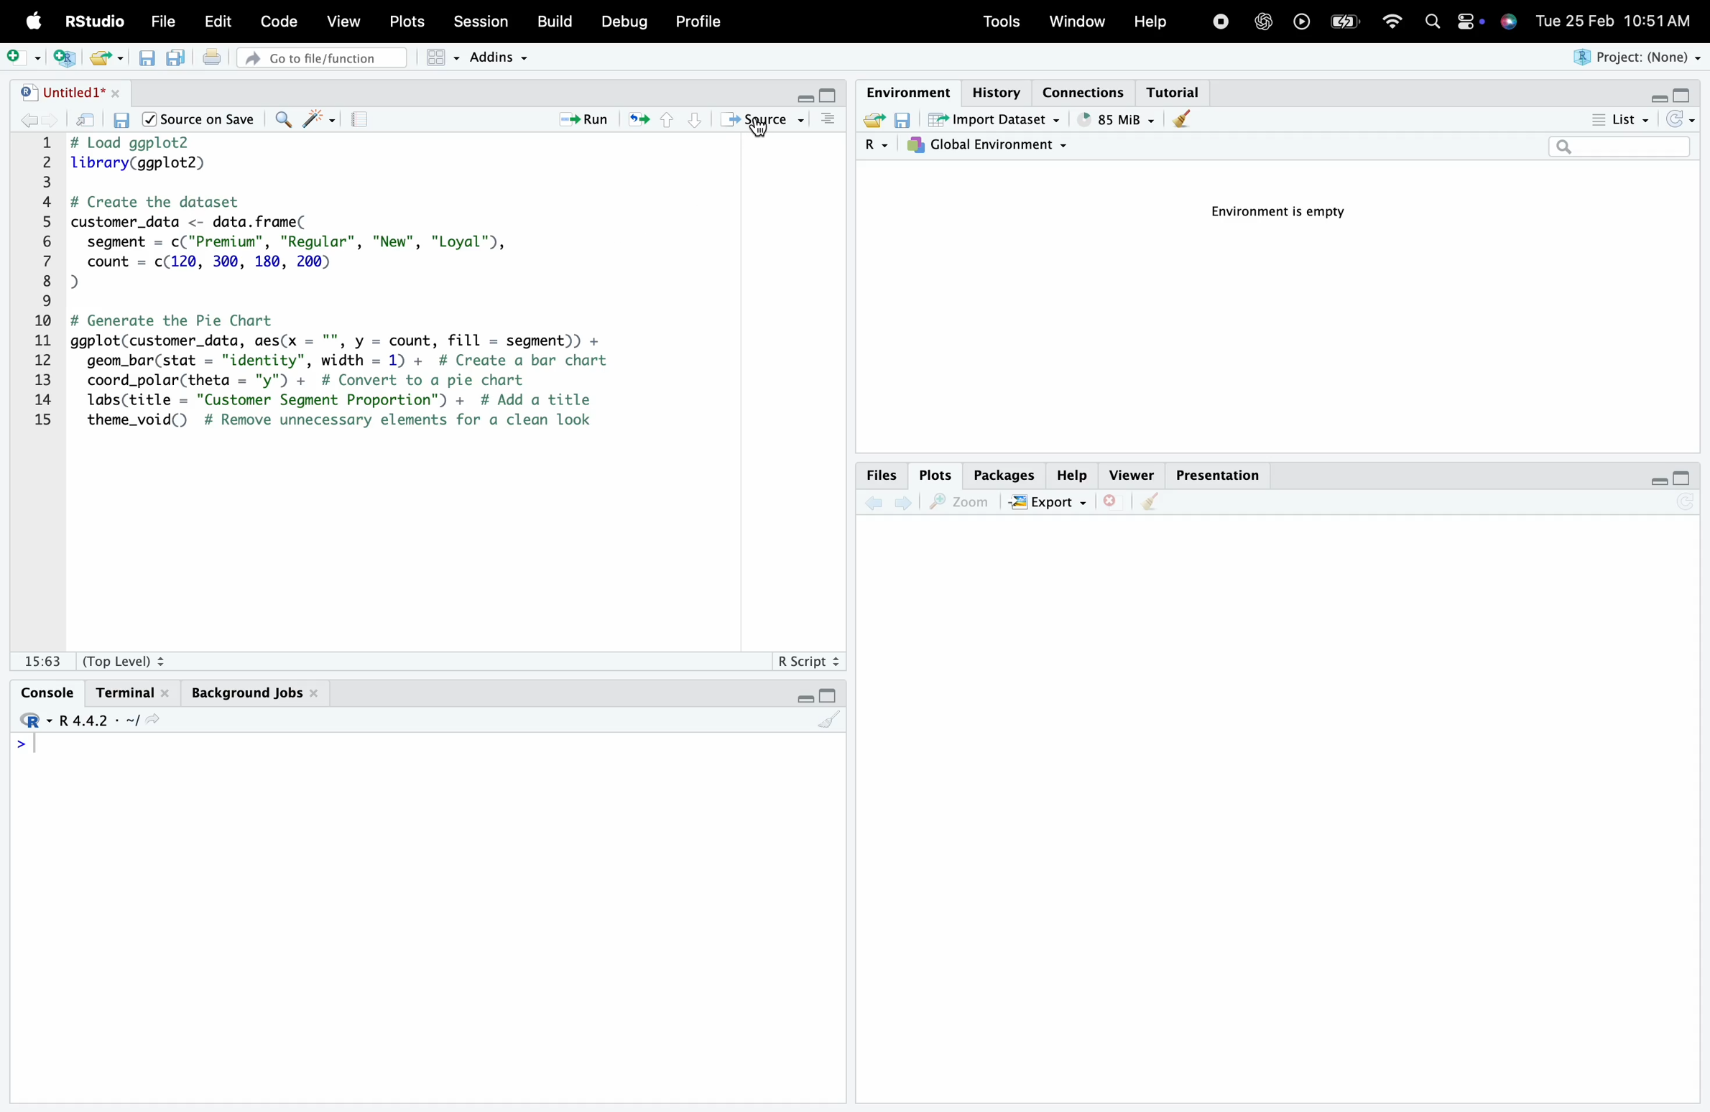 The width and height of the screenshot is (1710, 1112). I want to click on bottom, so click(692, 120).